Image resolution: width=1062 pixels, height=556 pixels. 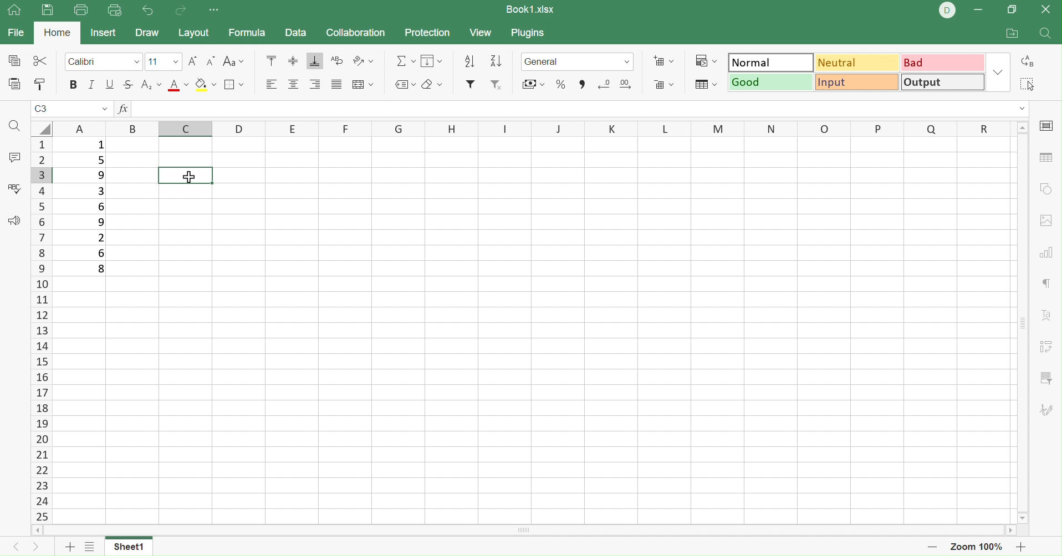 What do you see at coordinates (99, 239) in the screenshot?
I see `2` at bounding box center [99, 239].